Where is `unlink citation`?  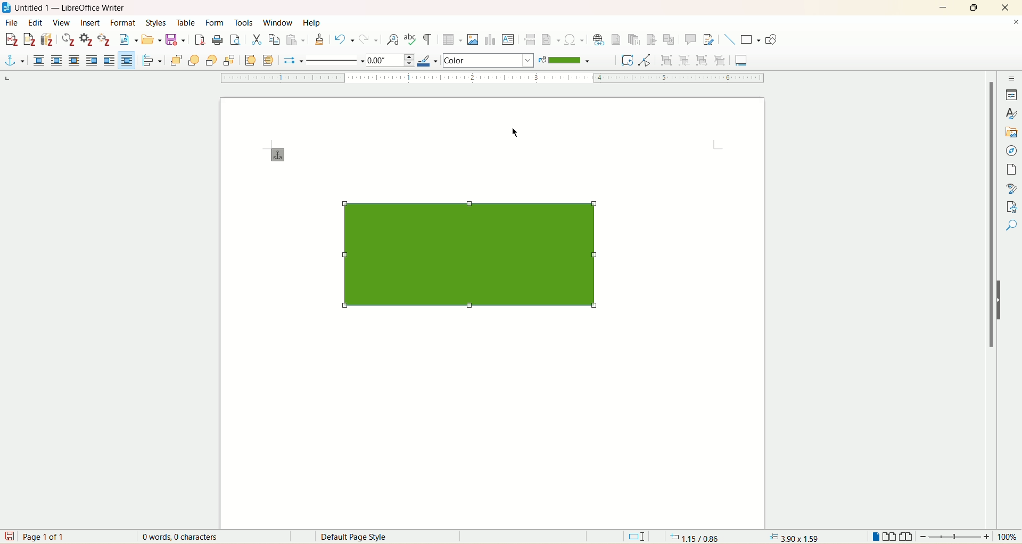
unlink citation is located at coordinates (103, 39).